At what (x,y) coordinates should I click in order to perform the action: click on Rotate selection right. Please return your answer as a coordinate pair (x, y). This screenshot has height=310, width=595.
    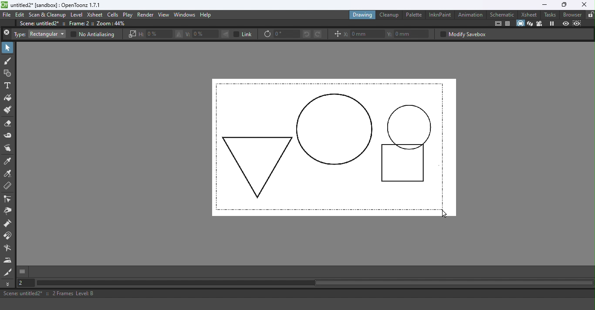
    Looking at the image, I should click on (318, 34).